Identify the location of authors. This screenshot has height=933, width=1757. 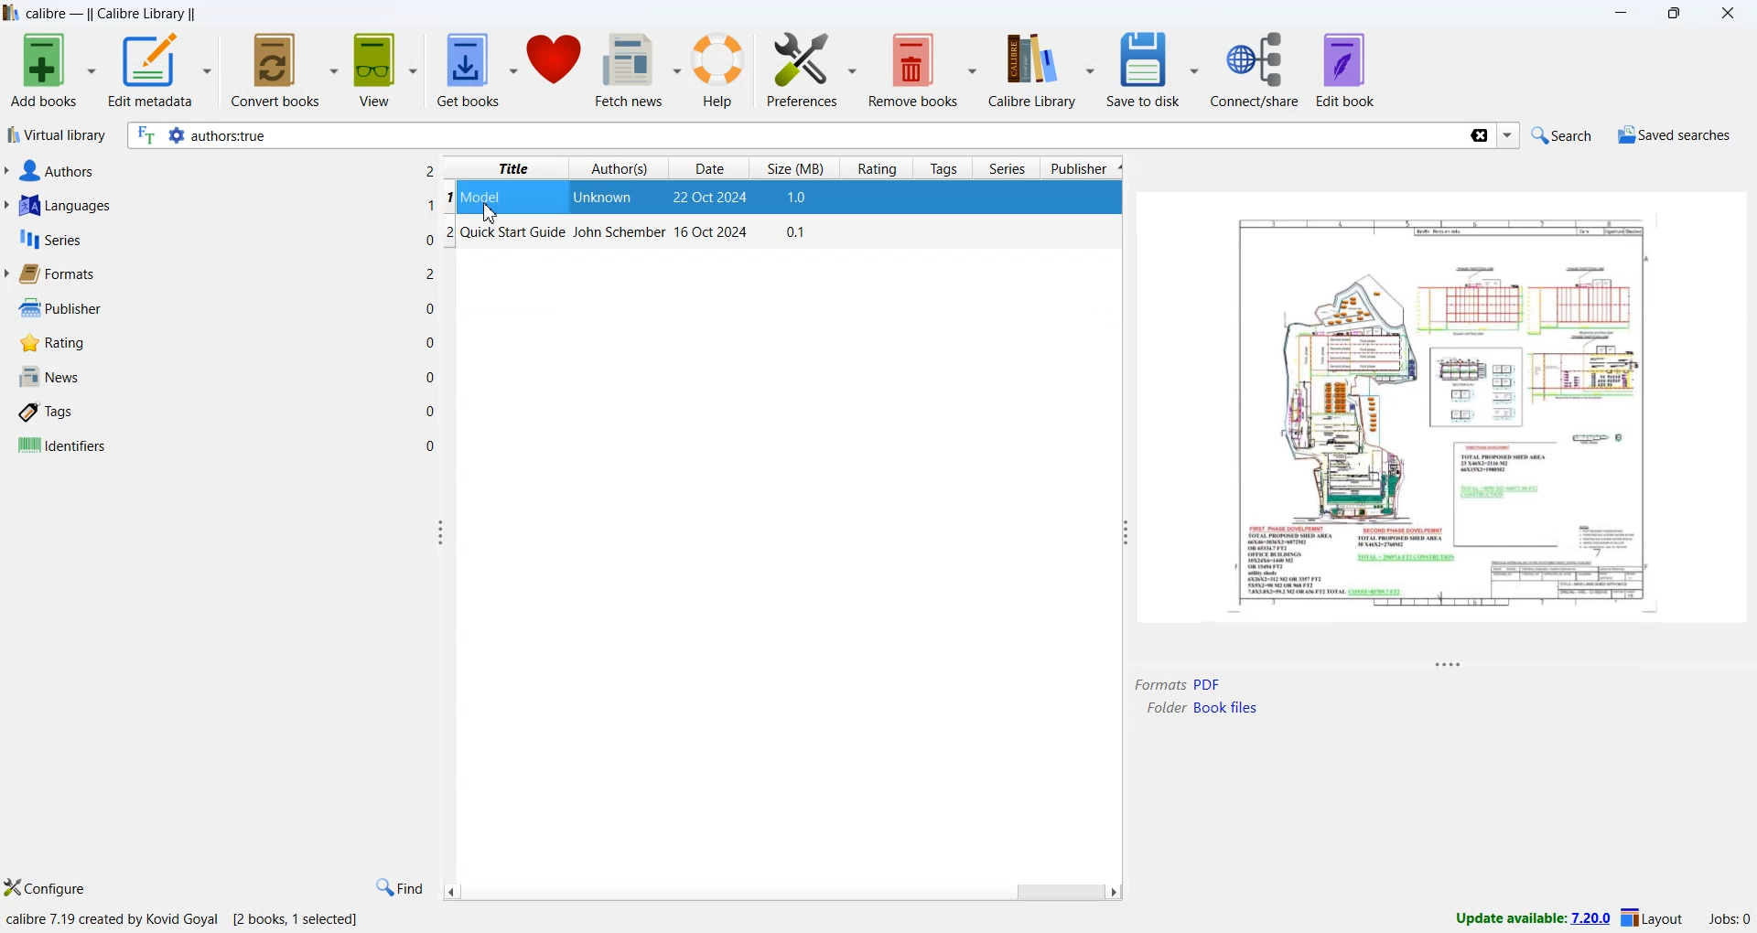
(621, 168).